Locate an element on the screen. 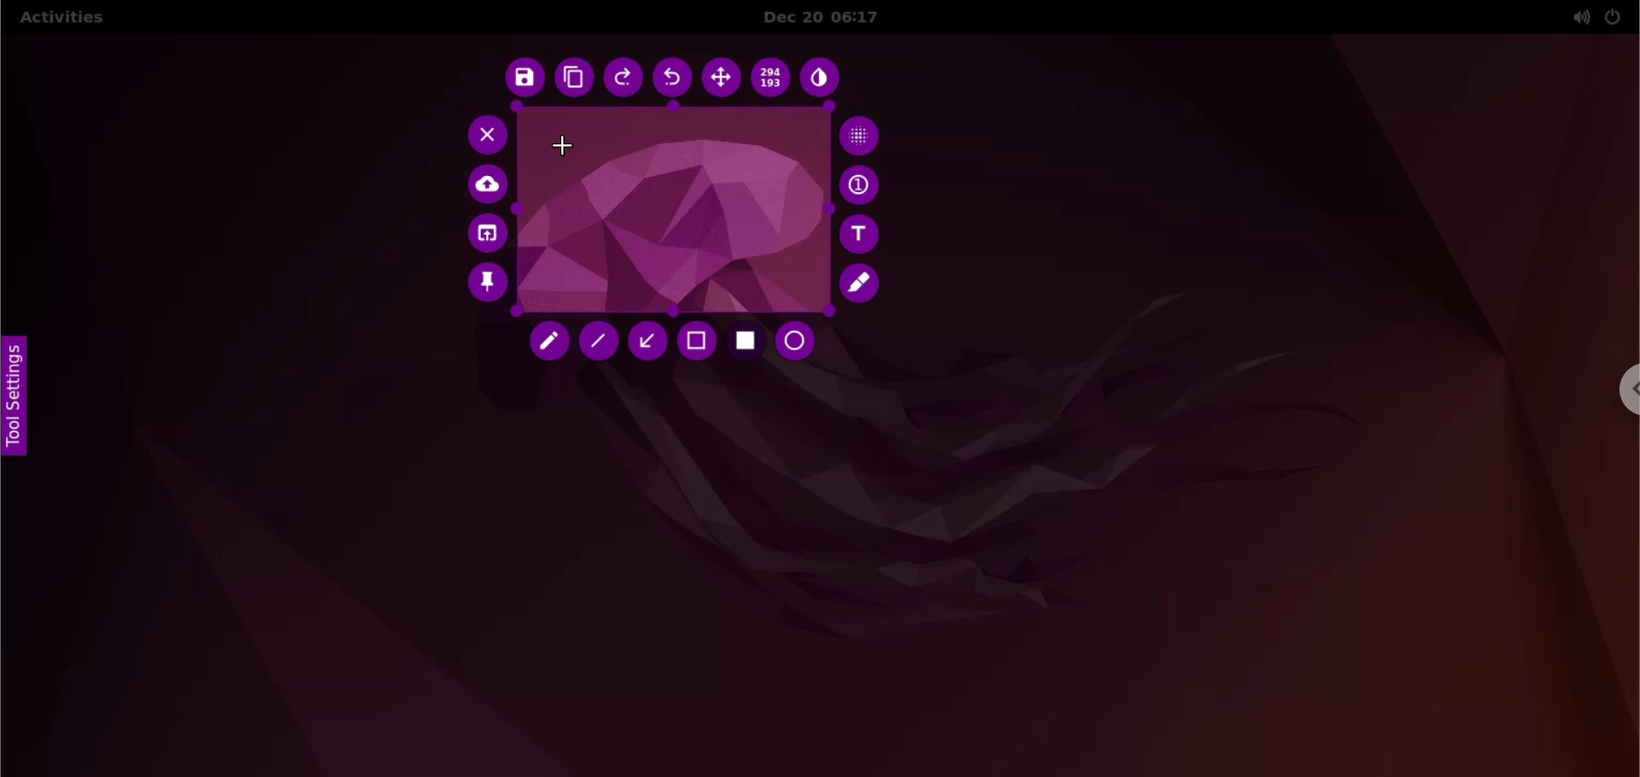 This screenshot has width=1640, height=777. pixellete is located at coordinates (860, 134).